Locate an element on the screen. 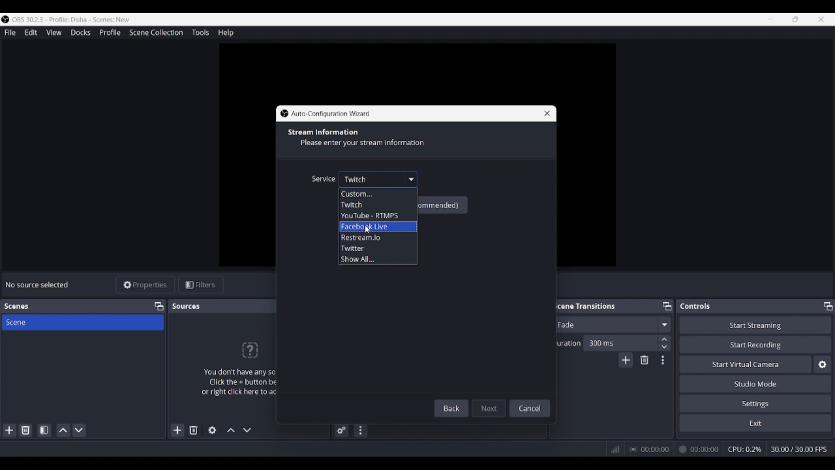 Image resolution: width=835 pixels, height=470 pixels. Scene title is located at coordinates (83, 322).